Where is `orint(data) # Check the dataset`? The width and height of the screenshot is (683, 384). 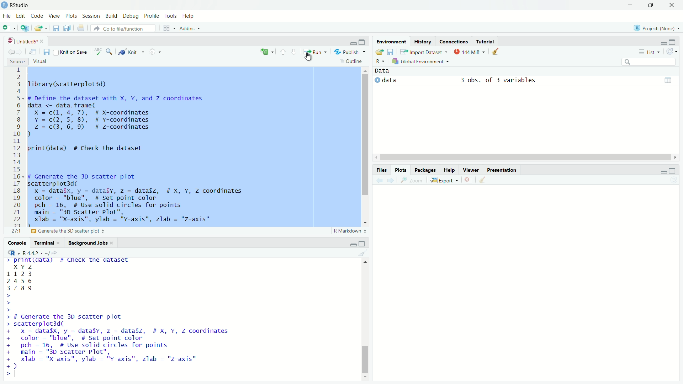 orint(data) # Check the dataset is located at coordinates (86, 149).